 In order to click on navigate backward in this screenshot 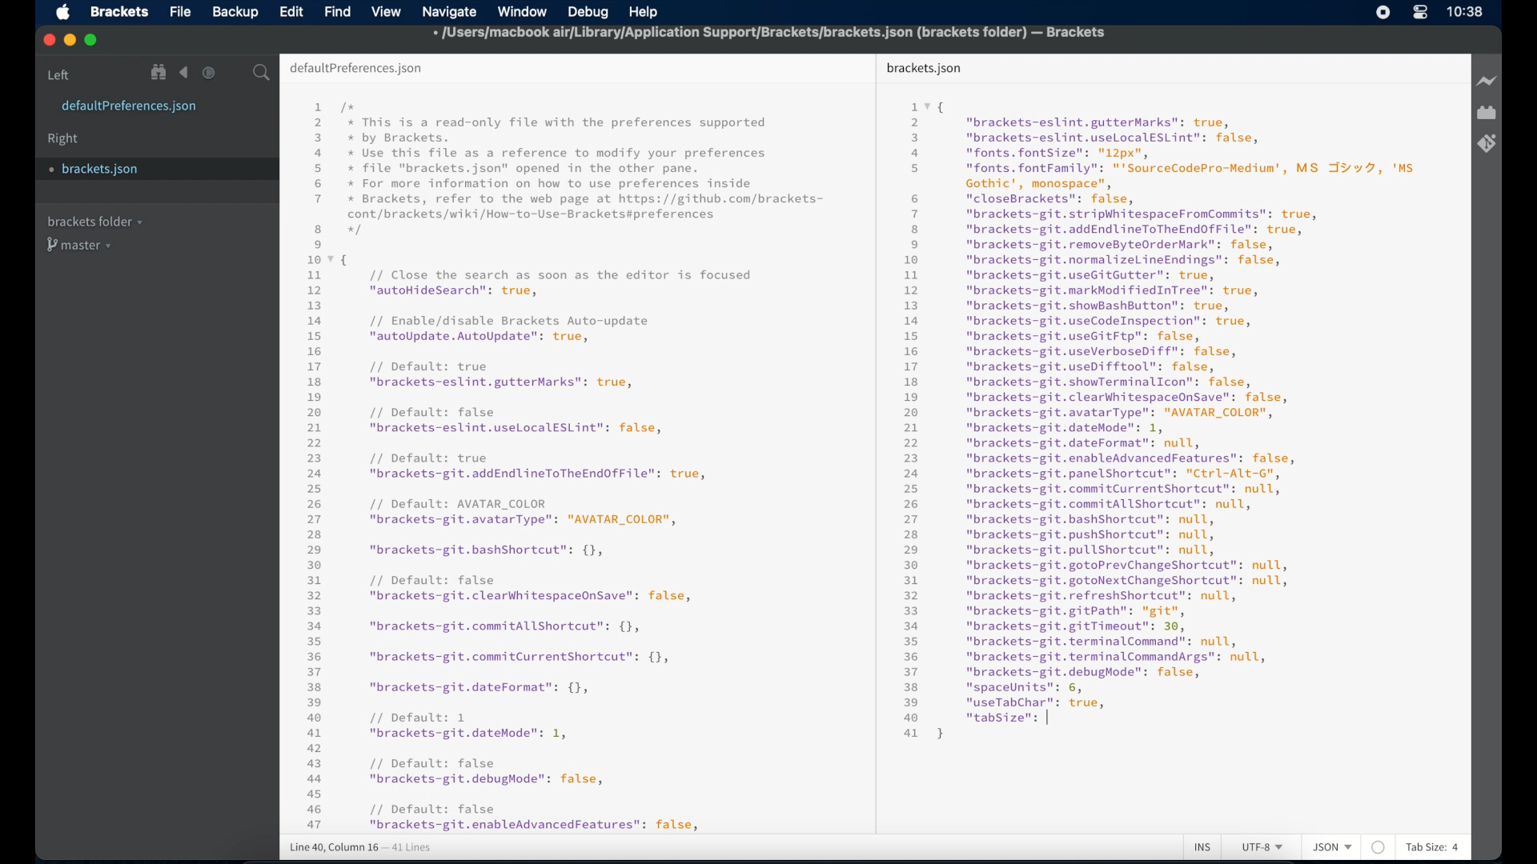, I will do `click(184, 73)`.